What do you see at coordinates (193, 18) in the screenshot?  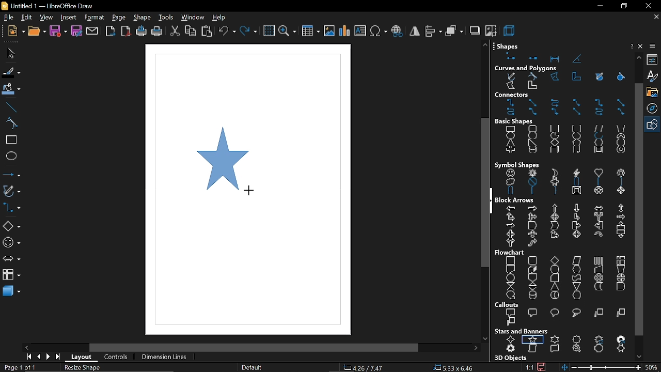 I see `window` at bounding box center [193, 18].